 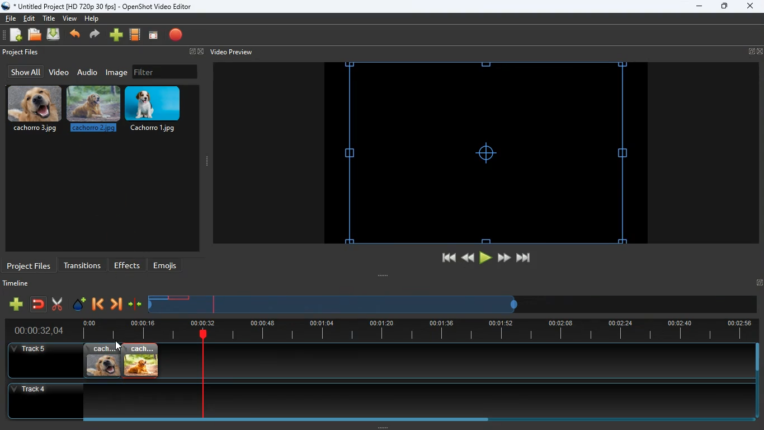 What do you see at coordinates (119, 345) in the screenshot?
I see `cursor` at bounding box center [119, 345].